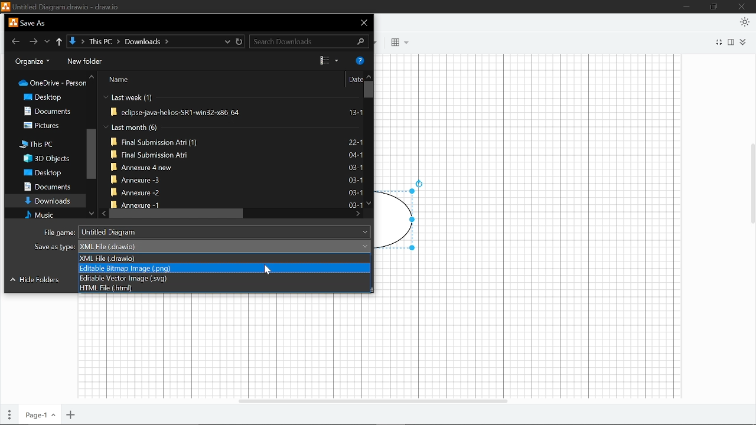  Describe the element at coordinates (129, 42) in the screenshot. I see `Path of the current location` at that location.